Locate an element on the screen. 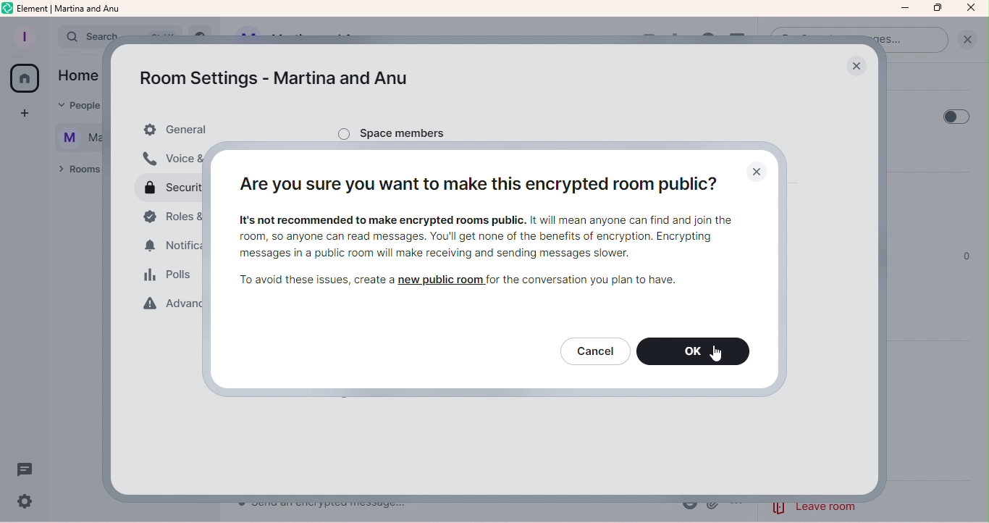 Image resolution: width=989 pixels, height=523 pixels. text is located at coordinates (79, 120).